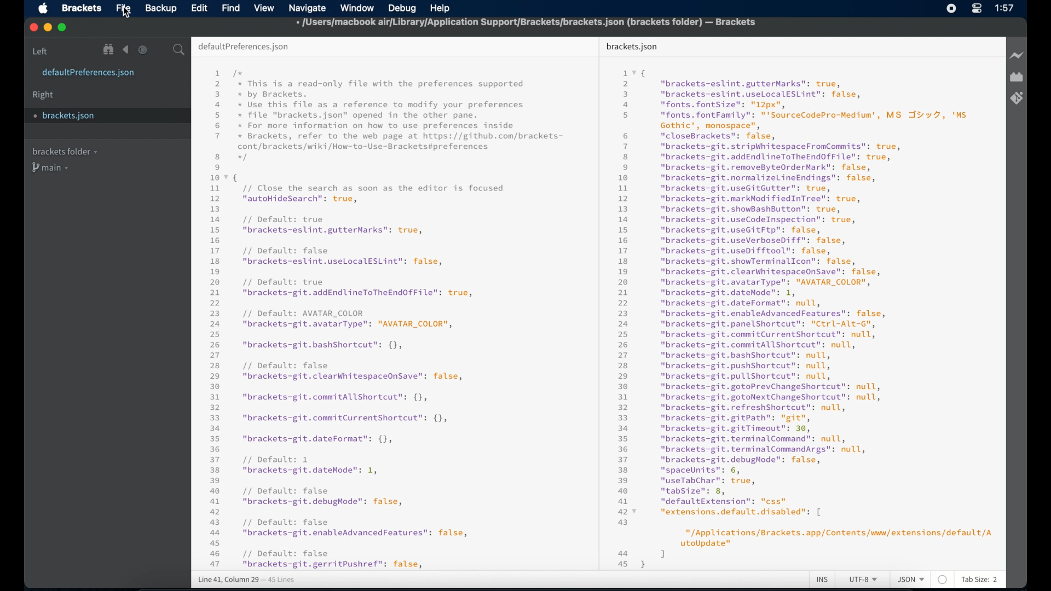 Image resolution: width=1051 pixels, height=591 pixels. What do you see at coordinates (48, 28) in the screenshot?
I see `minimize` at bounding box center [48, 28].